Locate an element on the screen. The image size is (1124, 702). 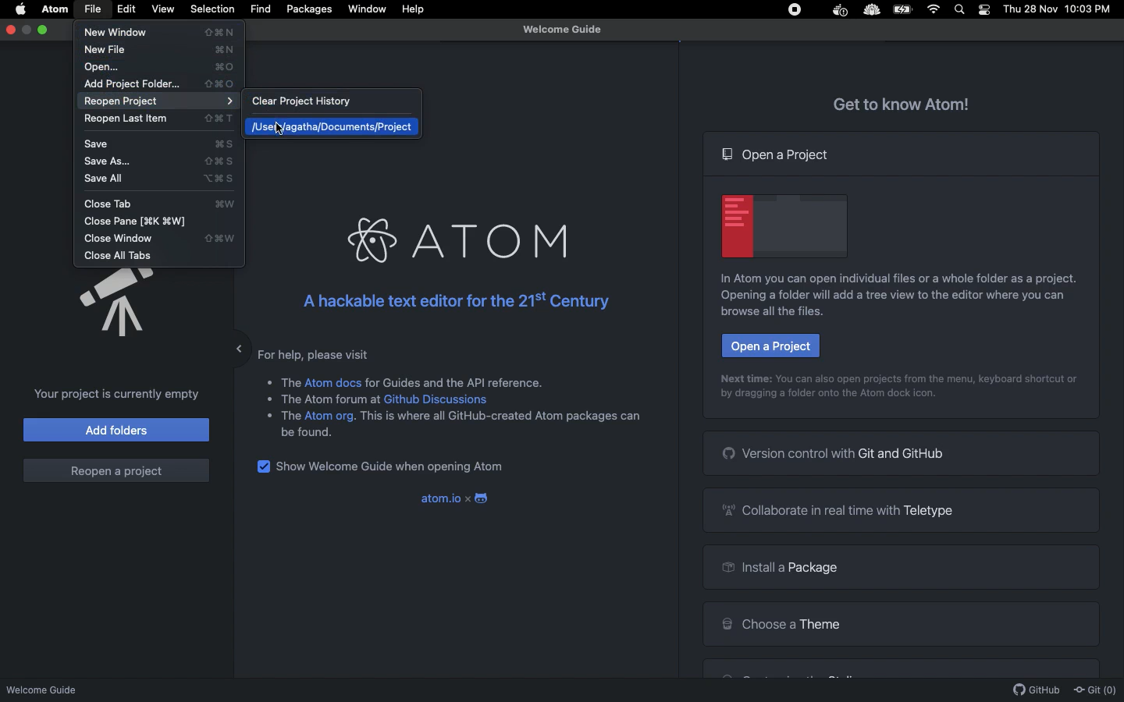
View is located at coordinates (162, 9).